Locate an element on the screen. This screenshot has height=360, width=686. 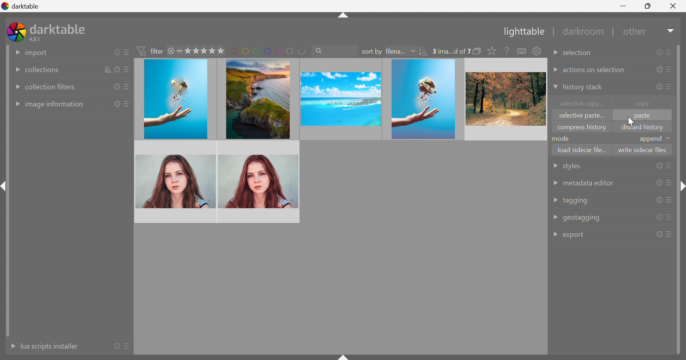
reset is located at coordinates (658, 166).